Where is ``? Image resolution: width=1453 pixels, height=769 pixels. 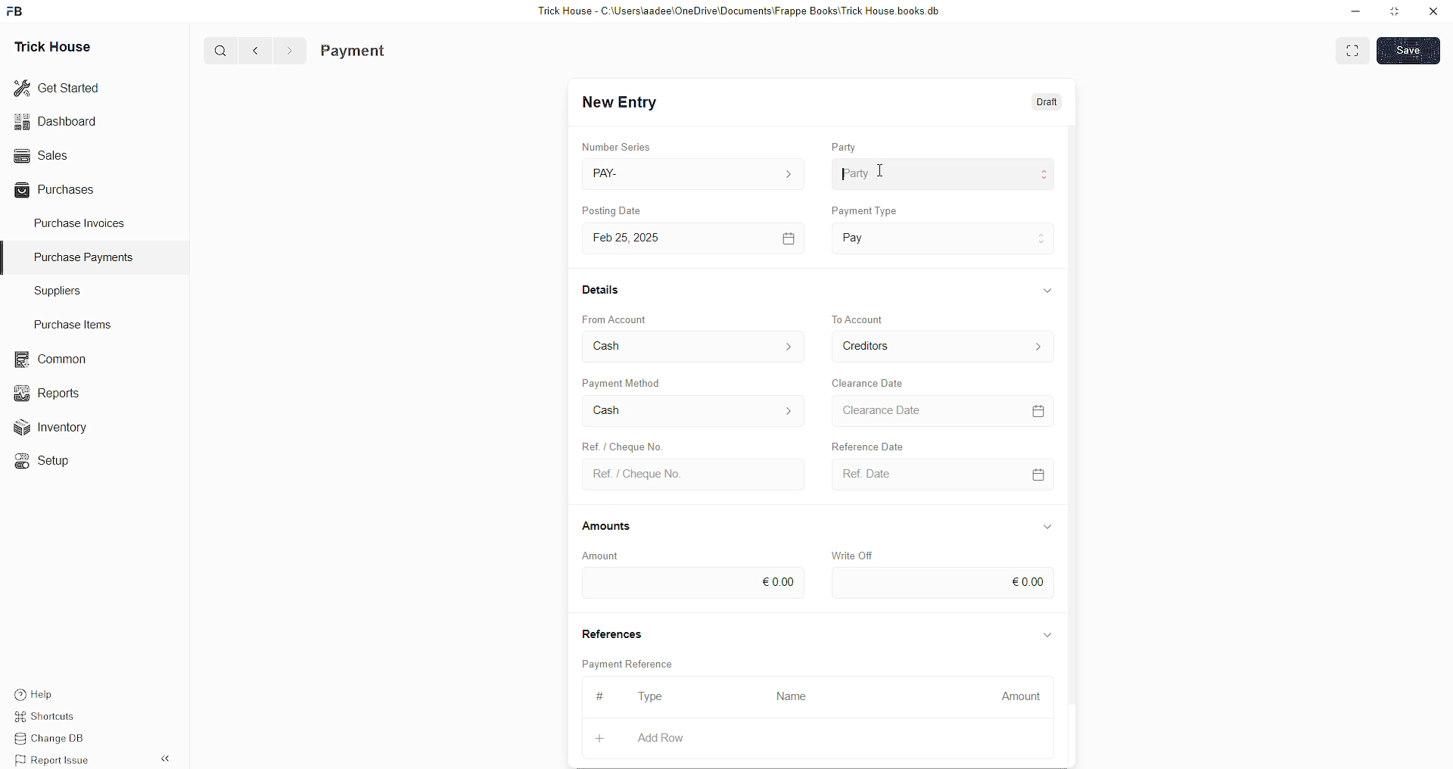  is located at coordinates (1048, 526).